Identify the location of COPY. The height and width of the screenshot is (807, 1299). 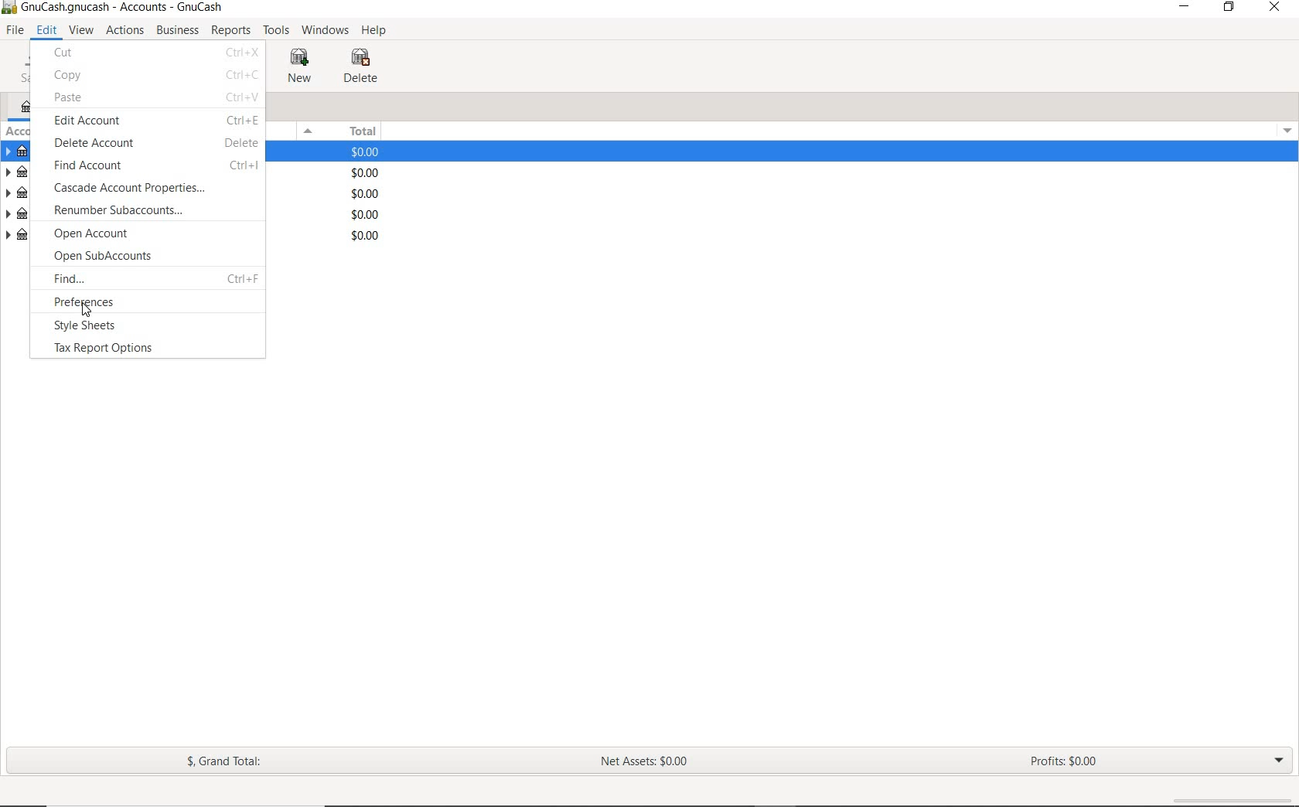
(153, 74).